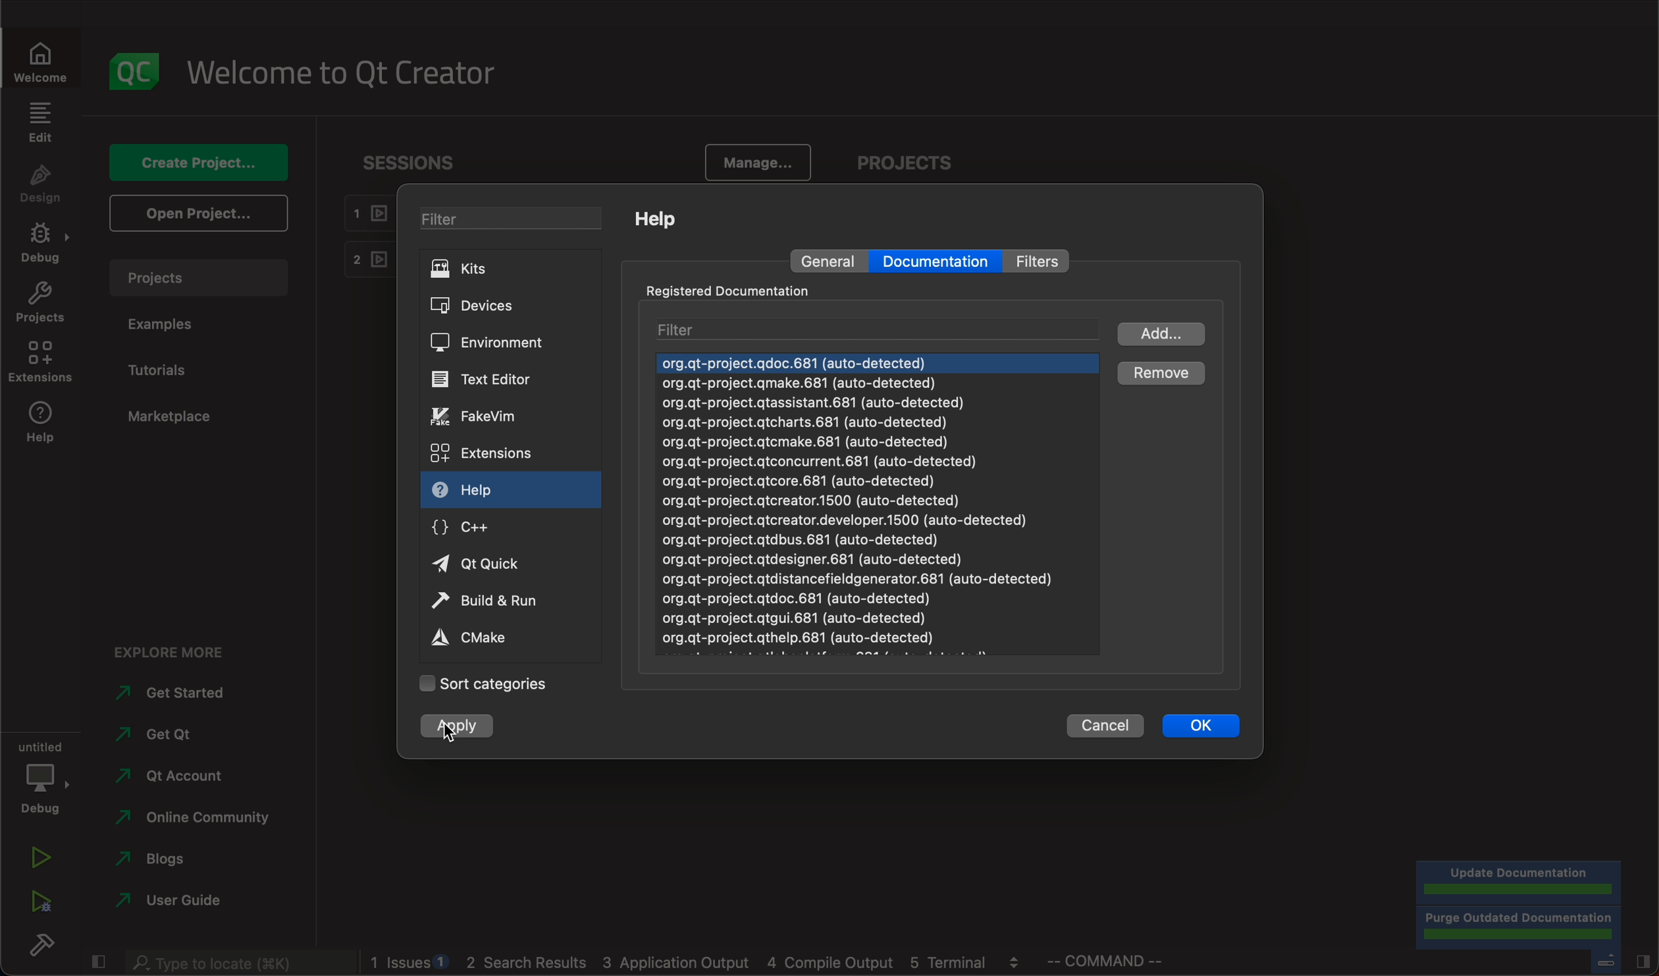  Describe the element at coordinates (1125, 962) in the screenshot. I see `command` at that location.